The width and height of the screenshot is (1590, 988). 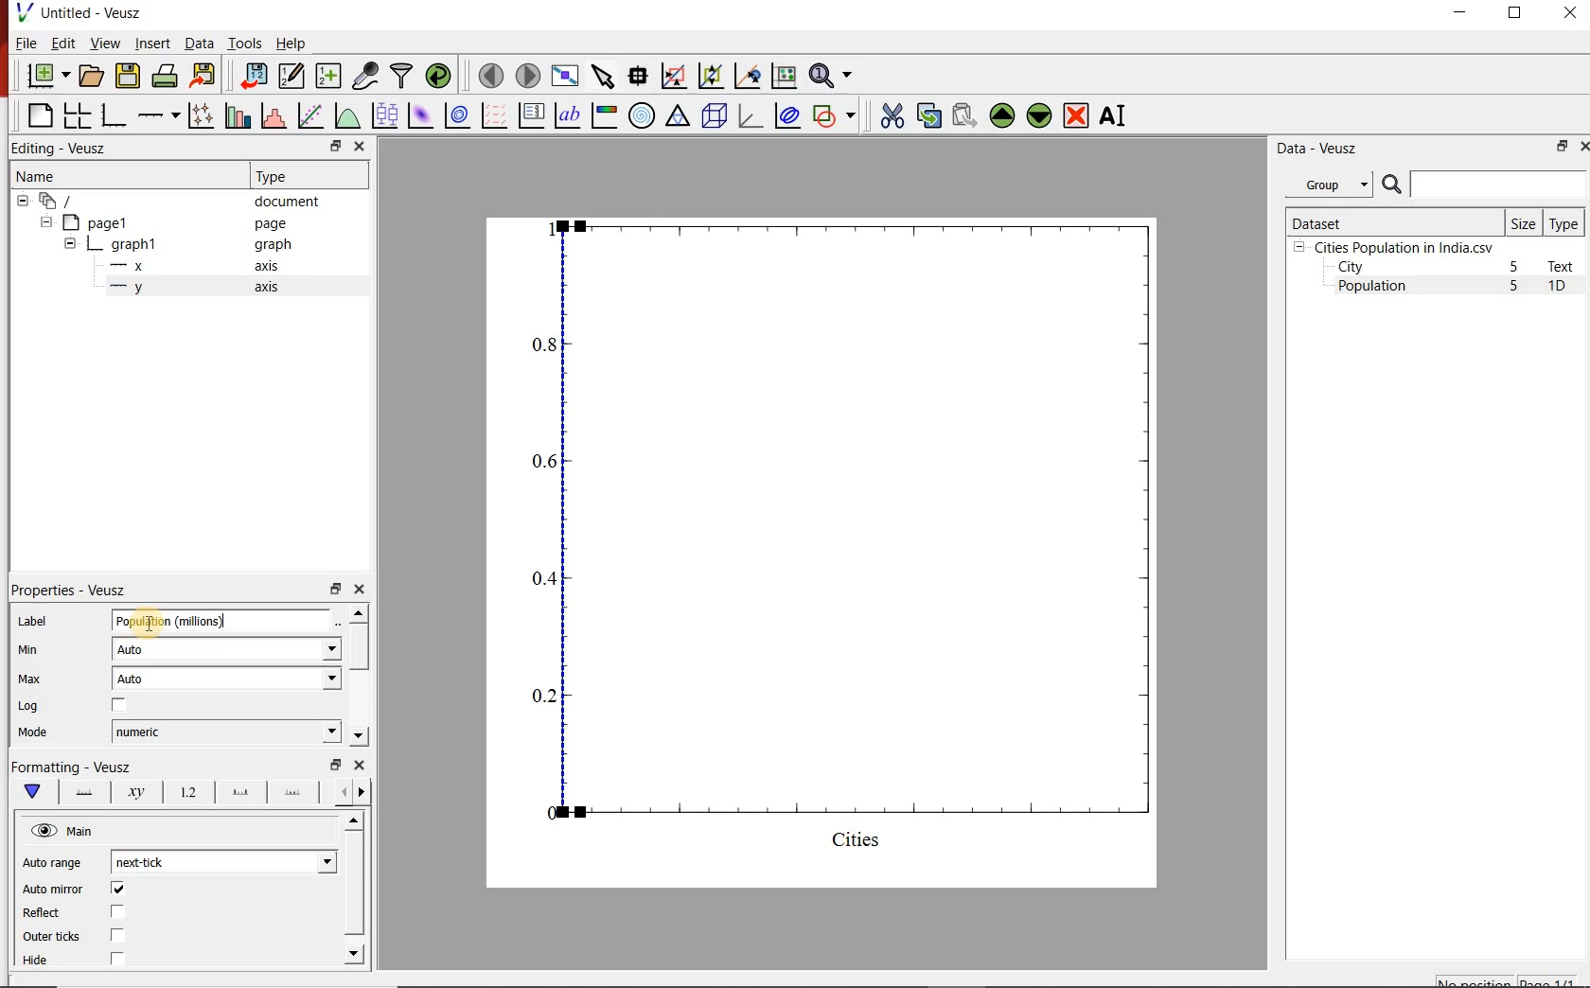 I want to click on Auto, so click(x=227, y=648).